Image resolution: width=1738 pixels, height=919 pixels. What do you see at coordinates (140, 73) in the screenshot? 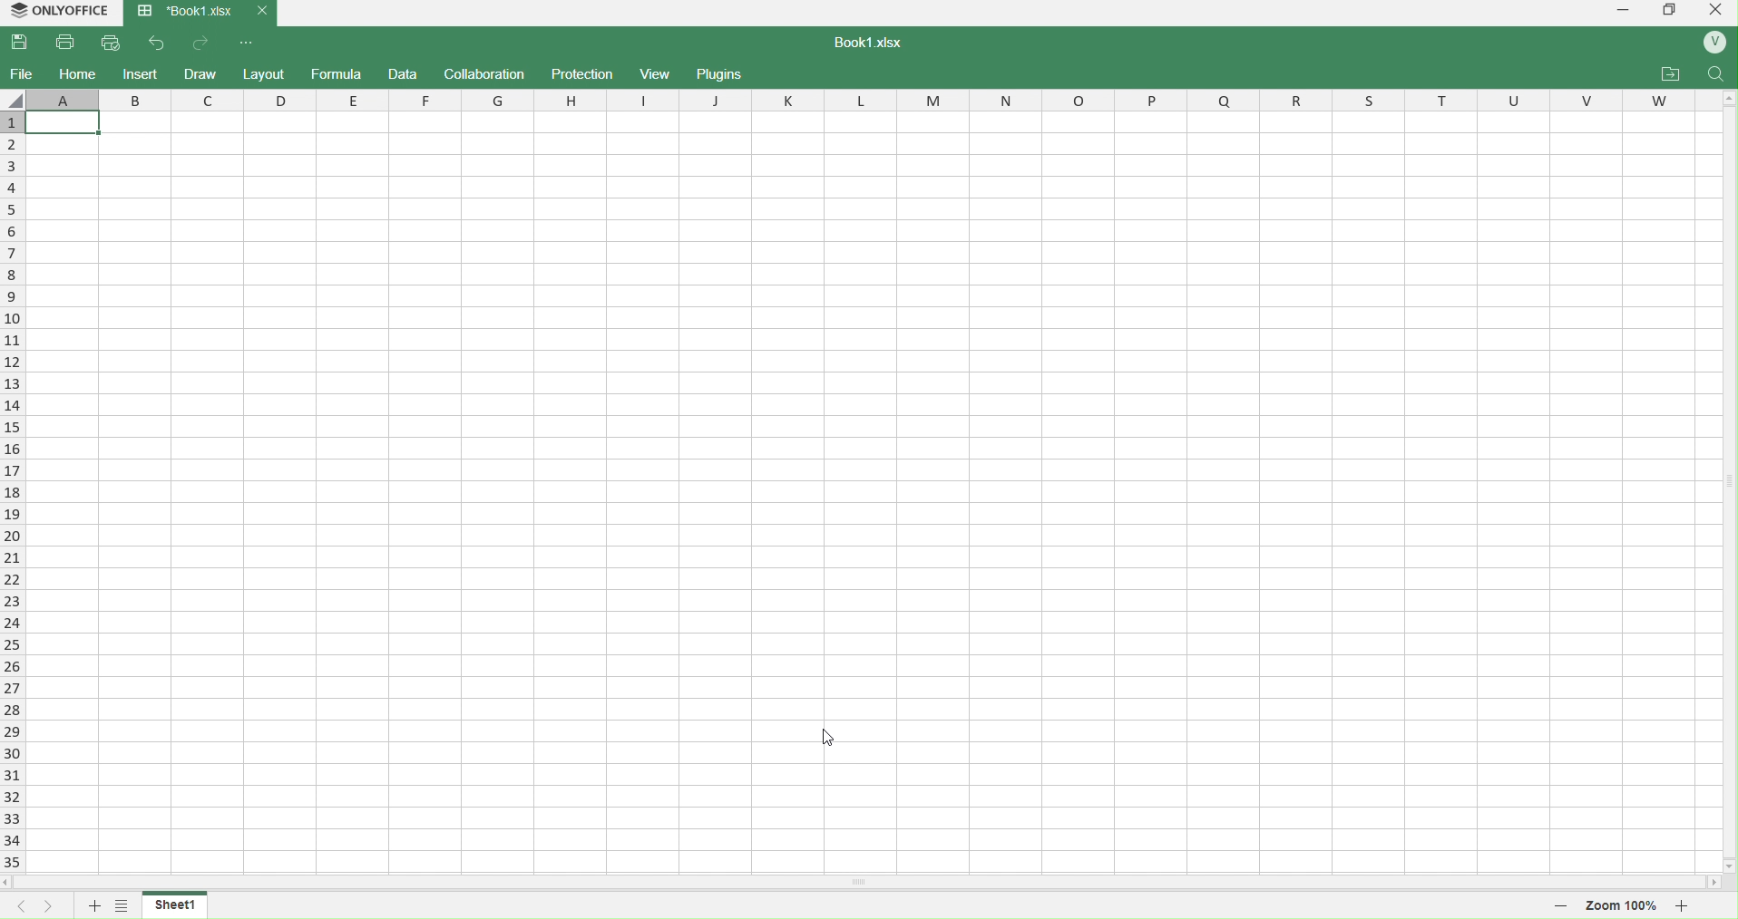
I see `insert` at bounding box center [140, 73].